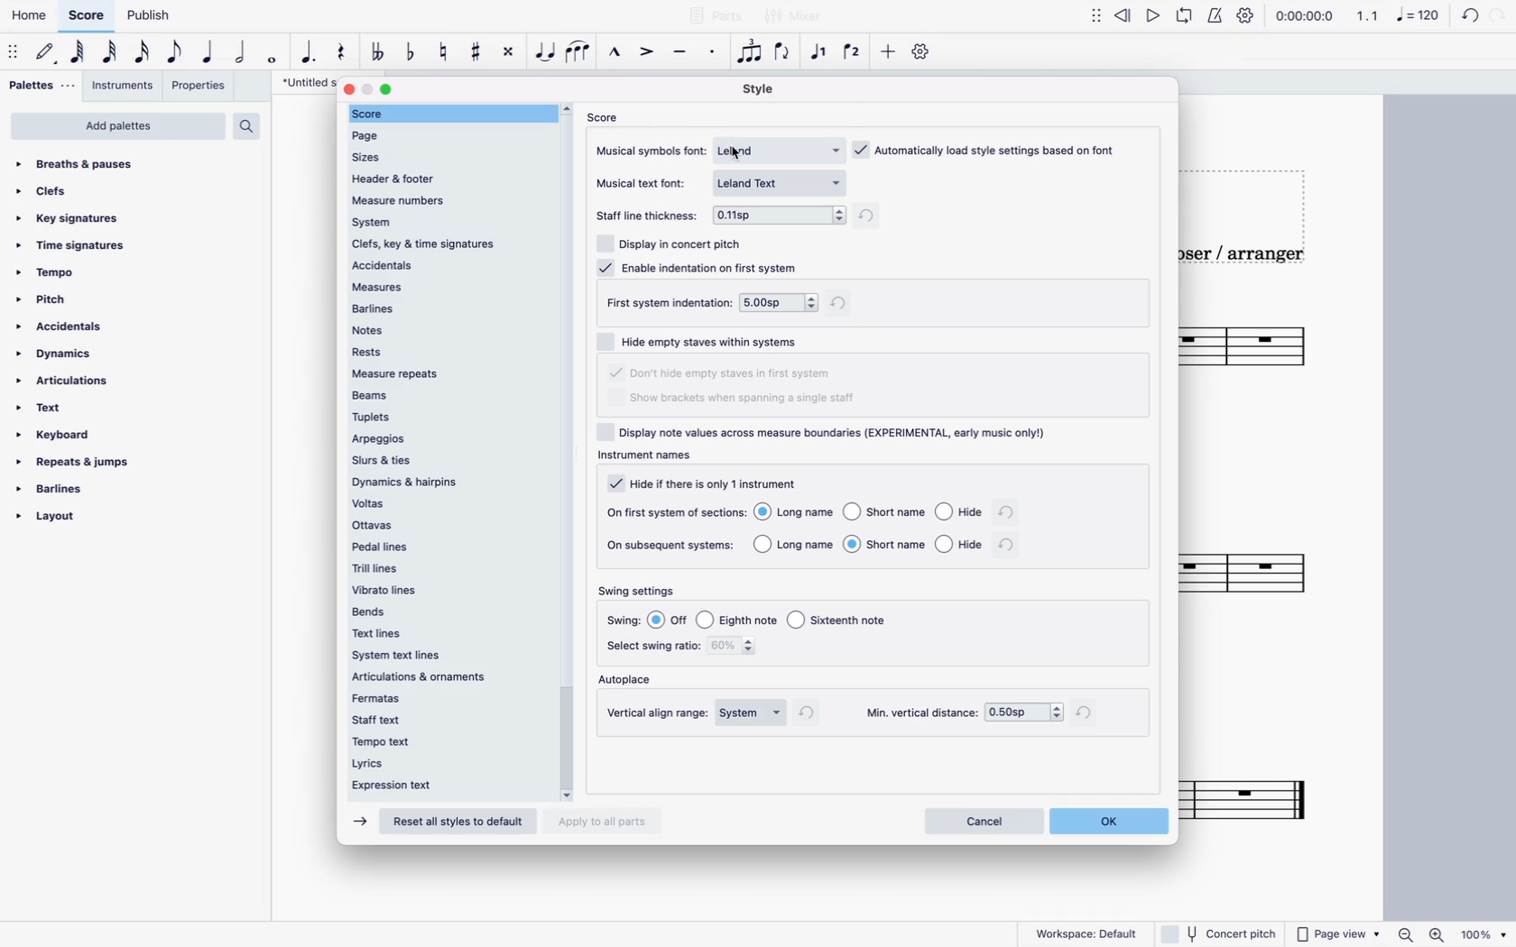 This screenshot has width=1516, height=947. What do you see at coordinates (1269, 348) in the screenshot?
I see `score` at bounding box center [1269, 348].